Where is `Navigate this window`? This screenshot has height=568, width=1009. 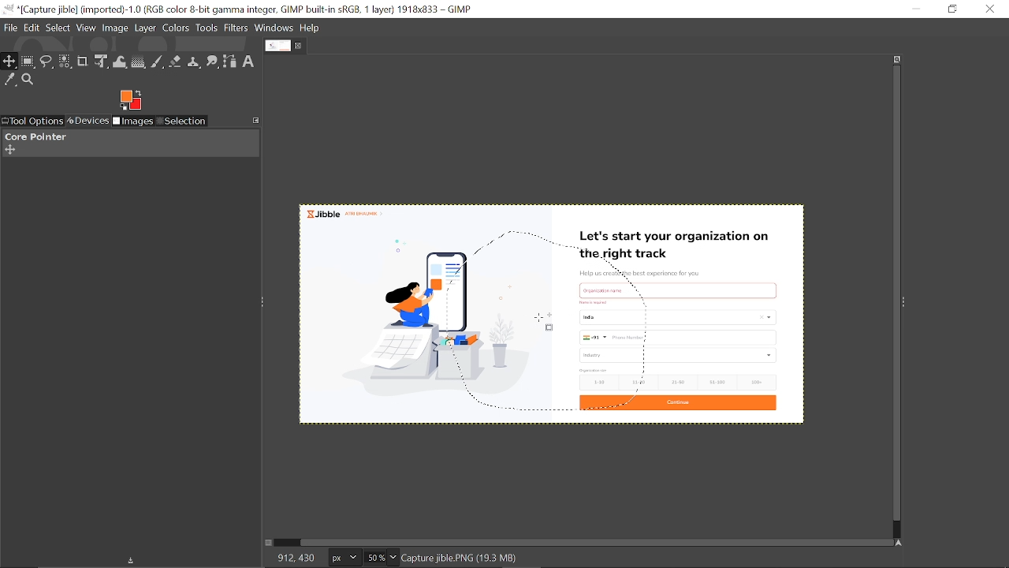
Navigate this window is located at coordinates (902, 543).